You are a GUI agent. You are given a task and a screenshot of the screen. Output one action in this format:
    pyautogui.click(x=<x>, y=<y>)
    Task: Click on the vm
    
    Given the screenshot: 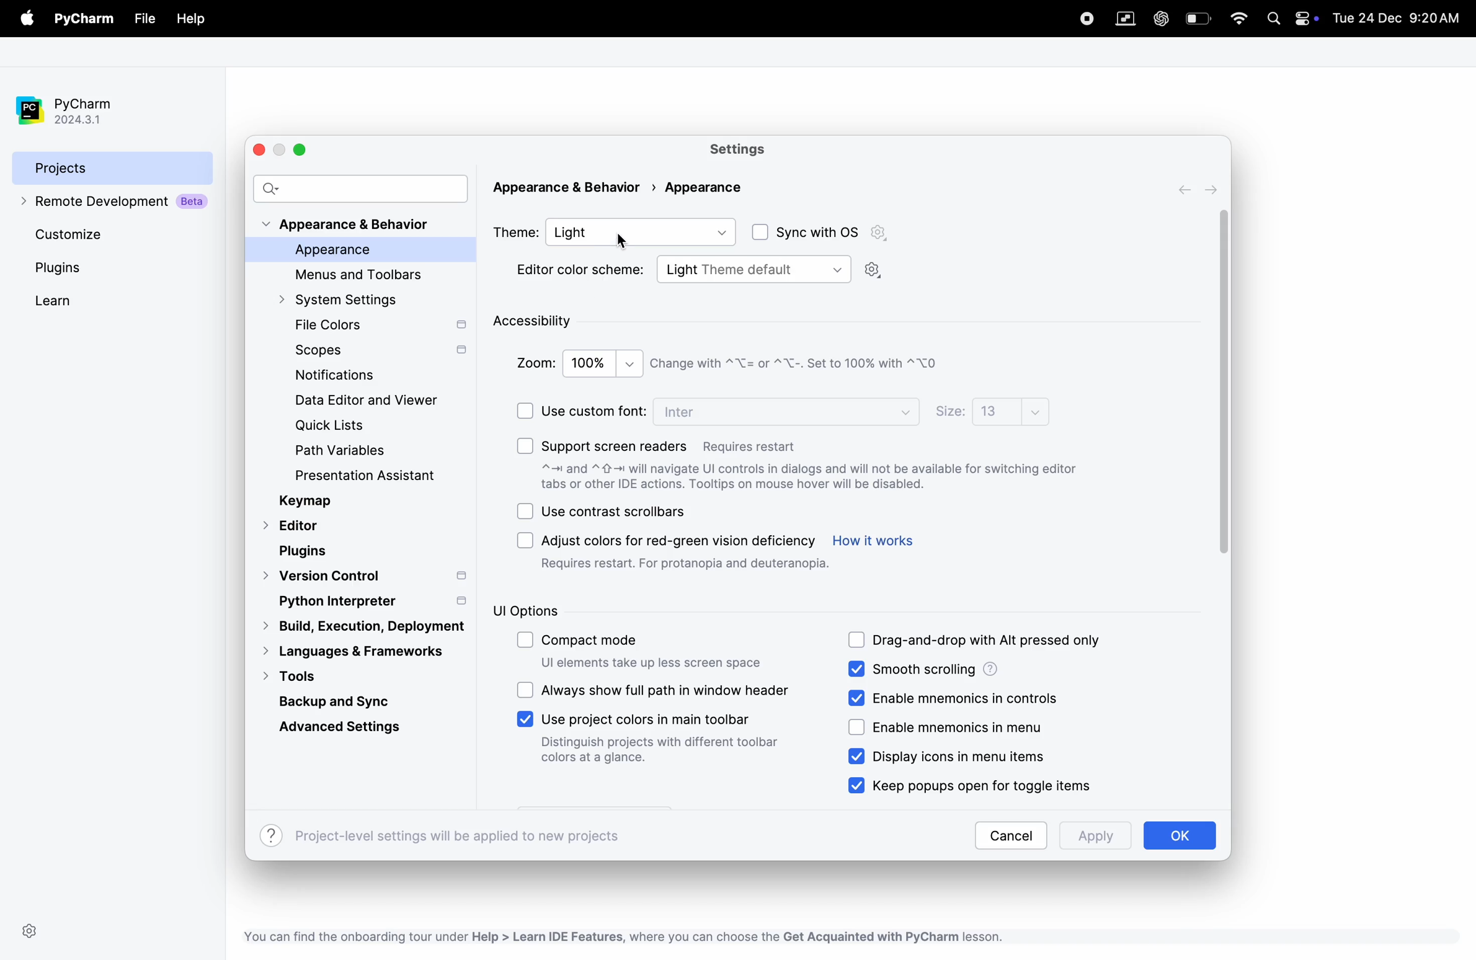 What is the action you would take?
    pyautogui.click(x=1125, y=19)
    